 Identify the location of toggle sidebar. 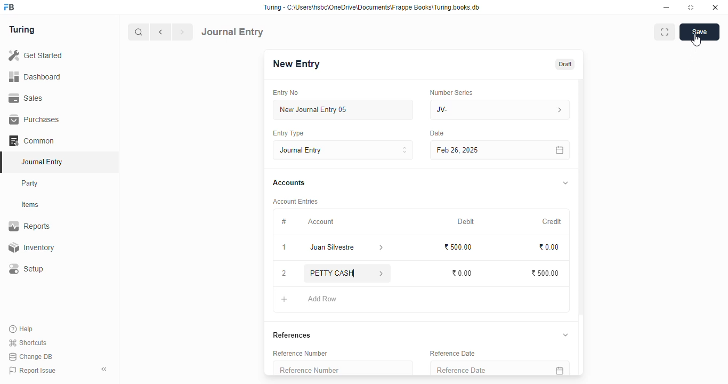
(105, 369).